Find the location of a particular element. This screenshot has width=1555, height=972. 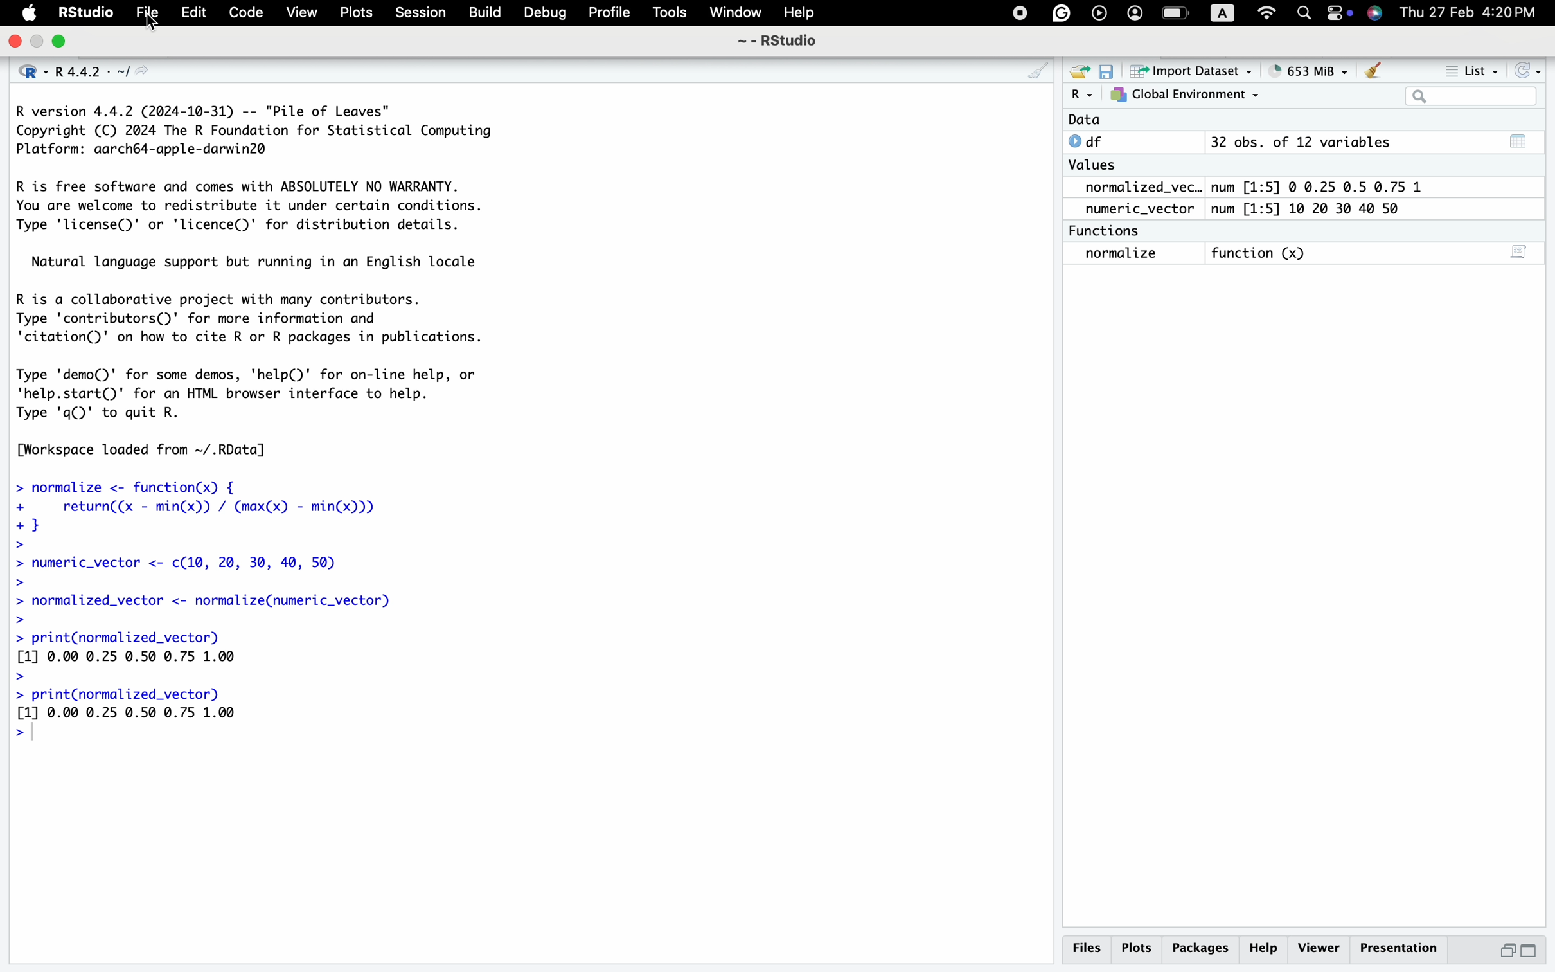

Global Environment is located at coordinates (1186, 95).